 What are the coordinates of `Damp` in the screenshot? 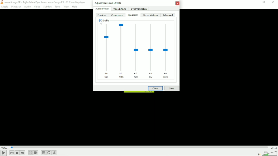 It's located at (167, 51).